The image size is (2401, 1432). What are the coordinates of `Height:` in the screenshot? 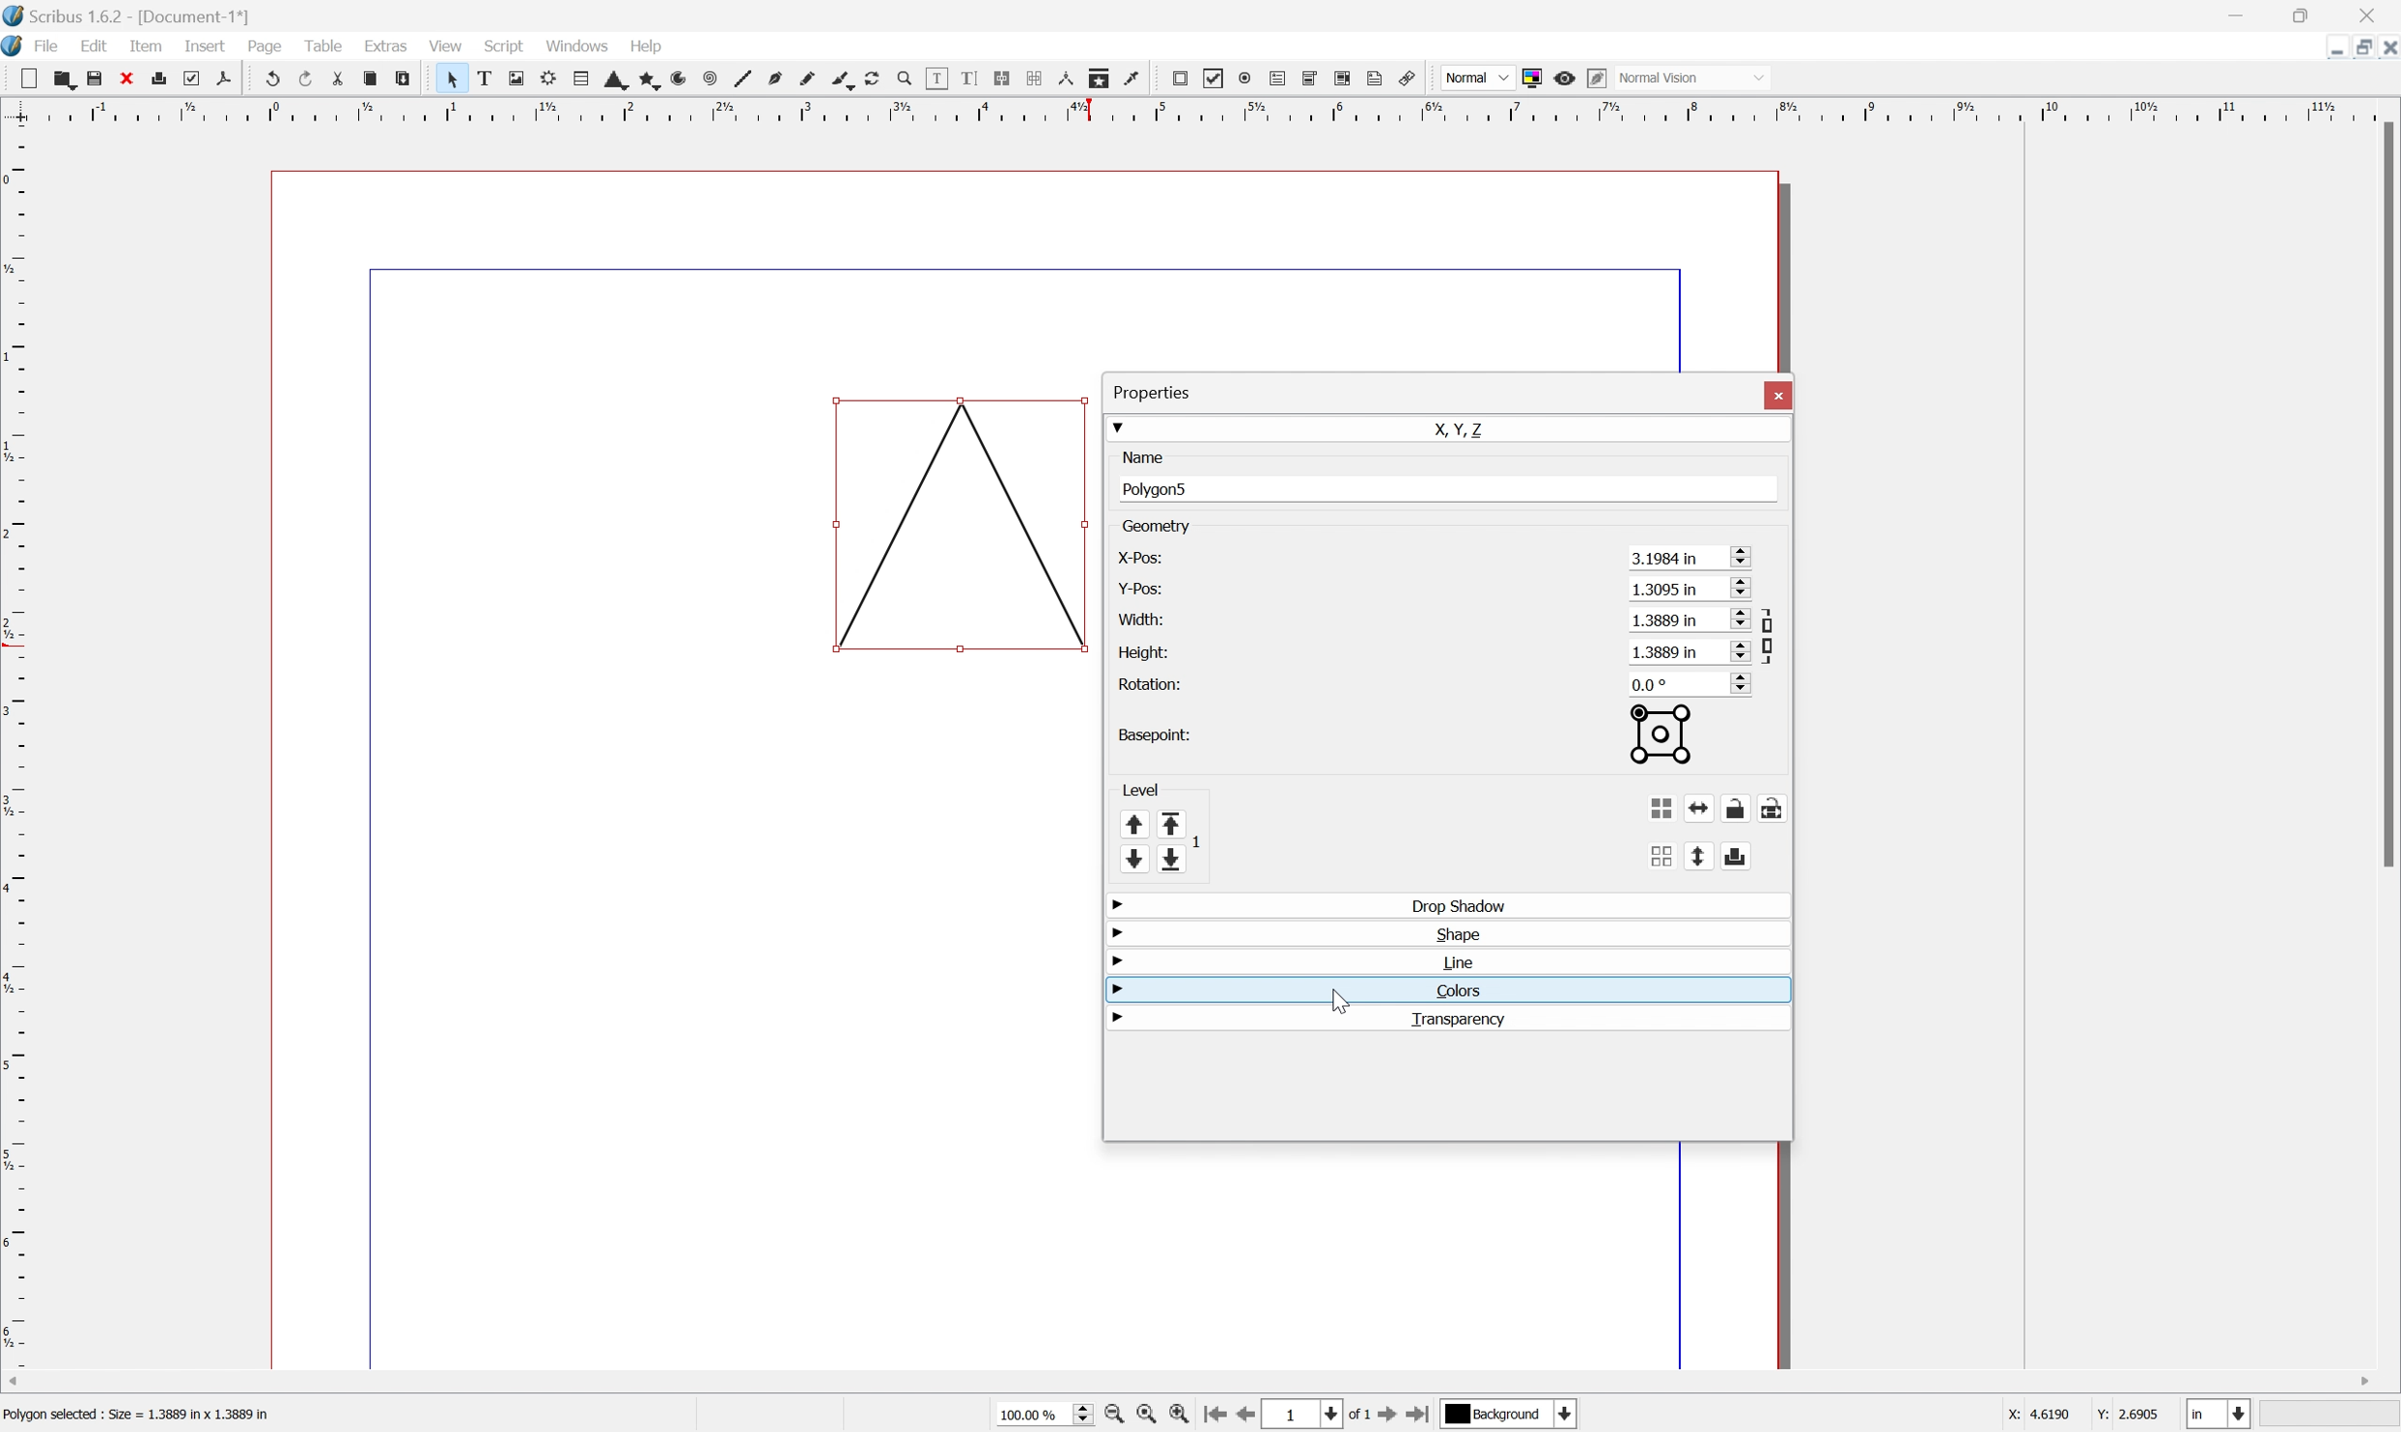 It's located at (1144, 652).